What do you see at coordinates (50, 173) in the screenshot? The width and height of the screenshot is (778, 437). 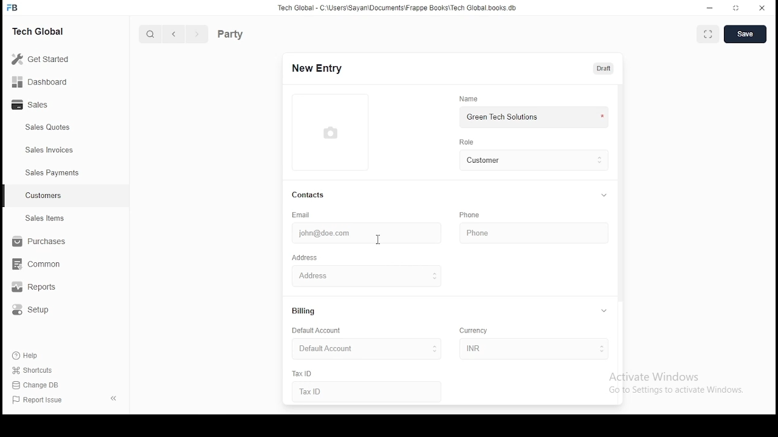 I see `sales payments` at bounding box center [50, 173].